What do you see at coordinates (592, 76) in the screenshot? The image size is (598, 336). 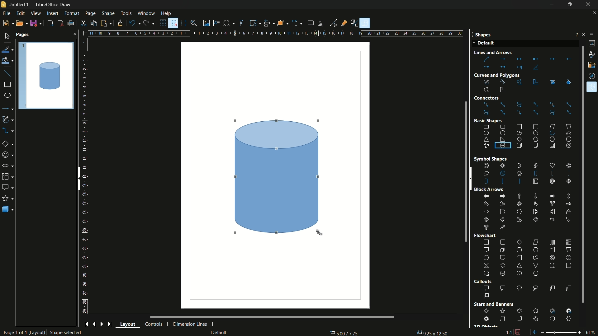 I see `navigator` at bounding box center [592, 76].